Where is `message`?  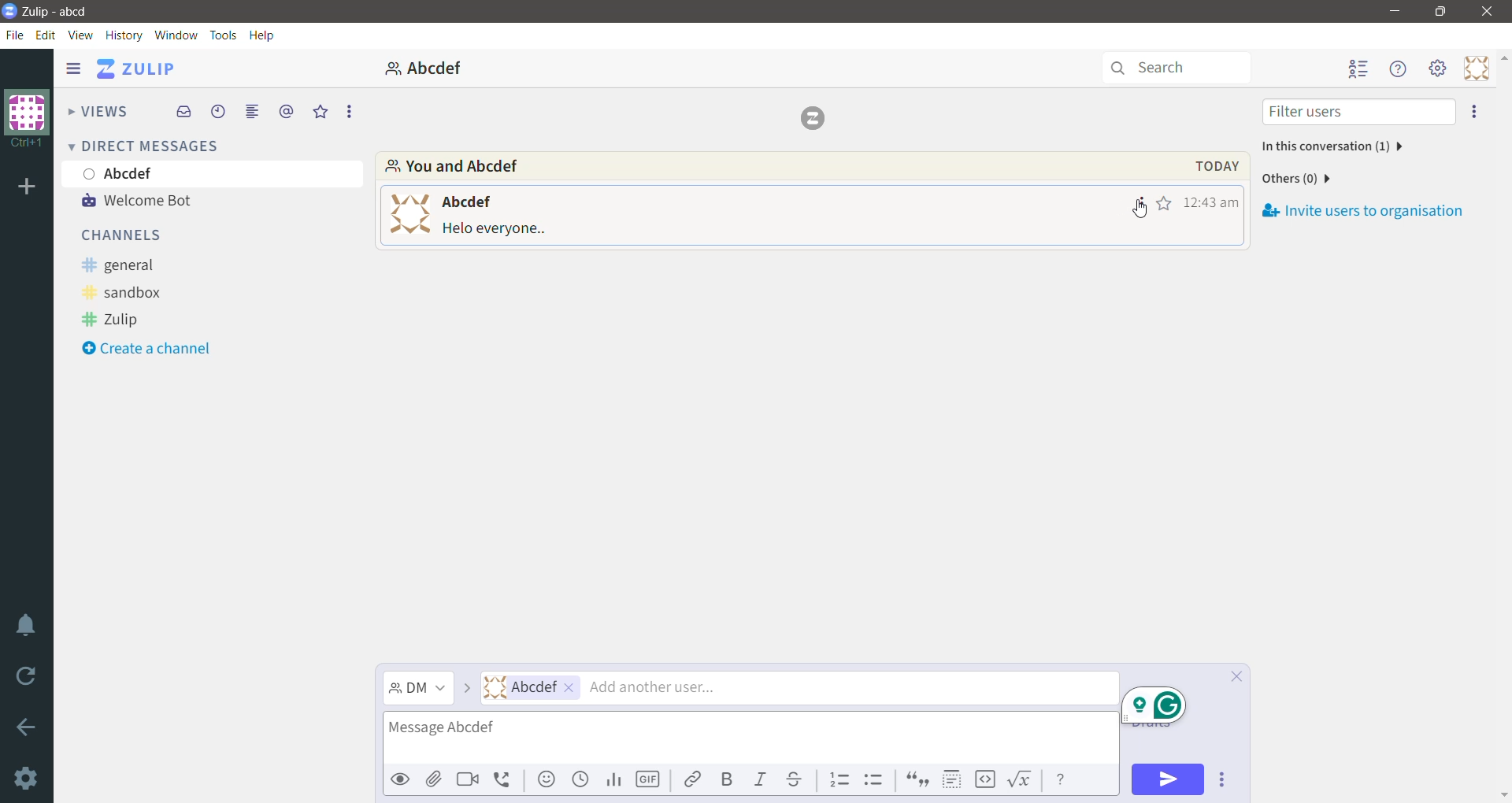
message is located at coordinates (496, 230).